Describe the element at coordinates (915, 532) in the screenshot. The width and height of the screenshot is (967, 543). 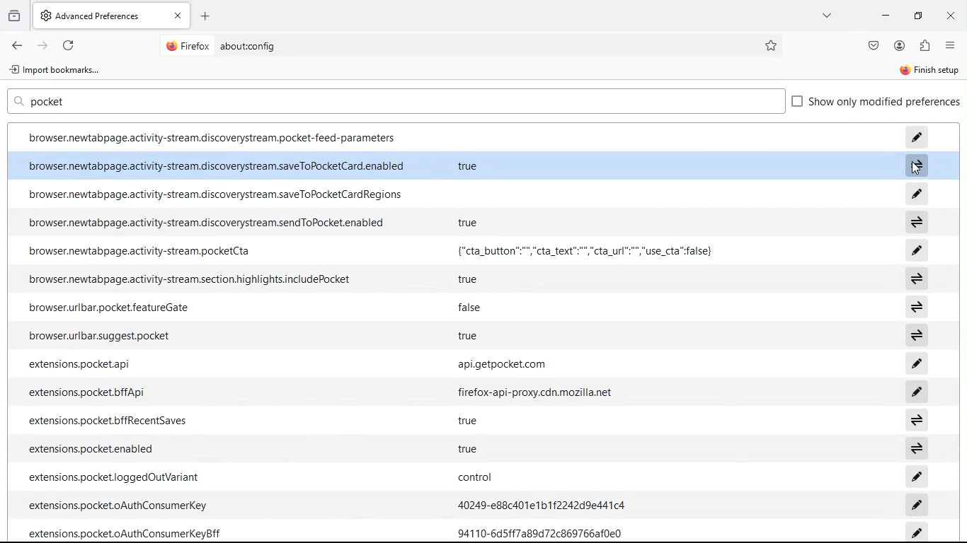
I see `edit` at that location.